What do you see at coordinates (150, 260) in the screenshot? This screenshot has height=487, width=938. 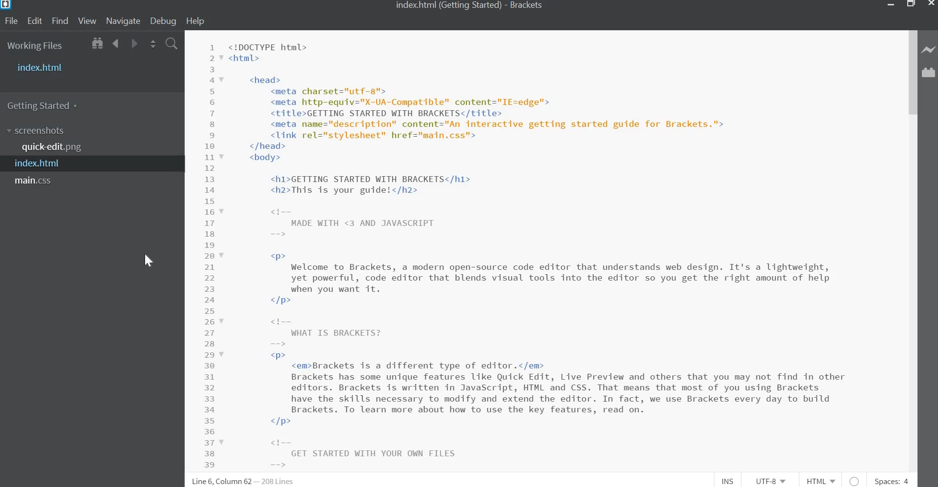 I see `cursor` at bounding box center [150, 260].